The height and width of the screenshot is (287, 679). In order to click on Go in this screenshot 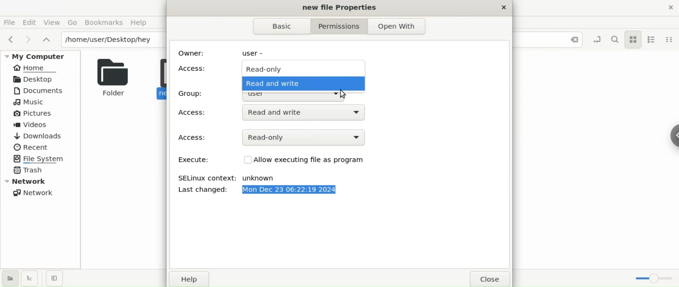, I will do `click(72, 22)`.